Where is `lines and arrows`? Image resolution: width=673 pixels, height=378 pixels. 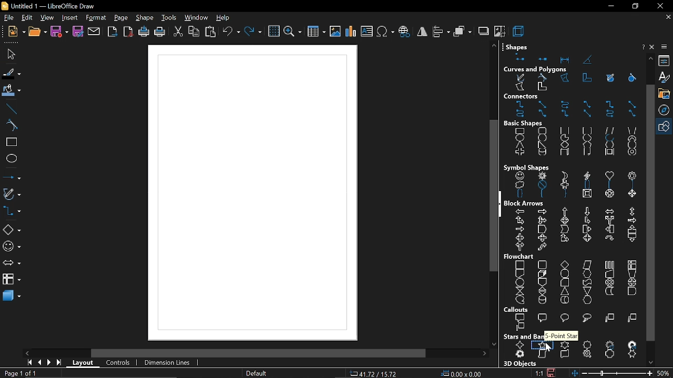 lines and arrows is located at coordinates (12, 178).